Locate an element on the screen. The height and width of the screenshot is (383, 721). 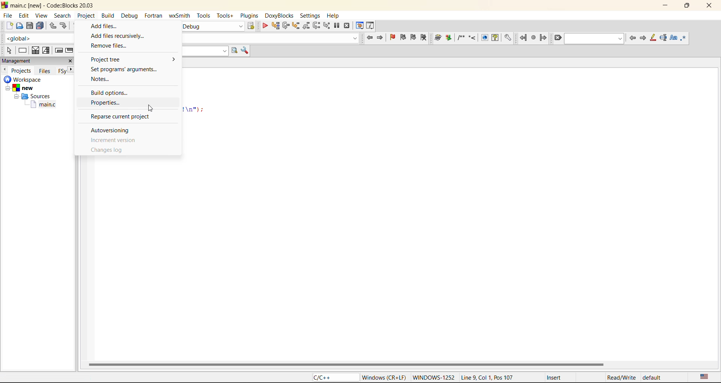
new is located at coordinates (9, 26).